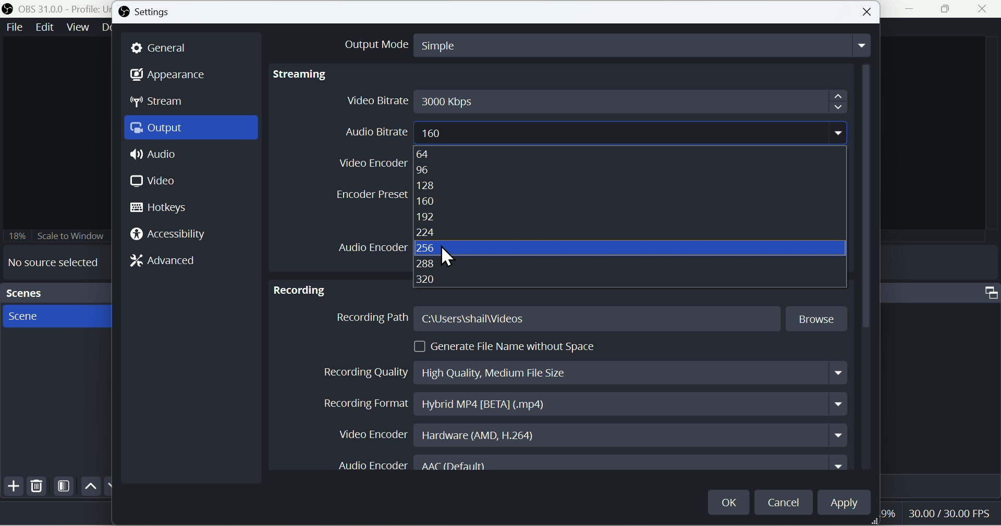 This screenshot has width=1001, height=526. Describe the element at coordinates (508, 346) in the screenshot. I see `Generate File Name without Space` at that location.